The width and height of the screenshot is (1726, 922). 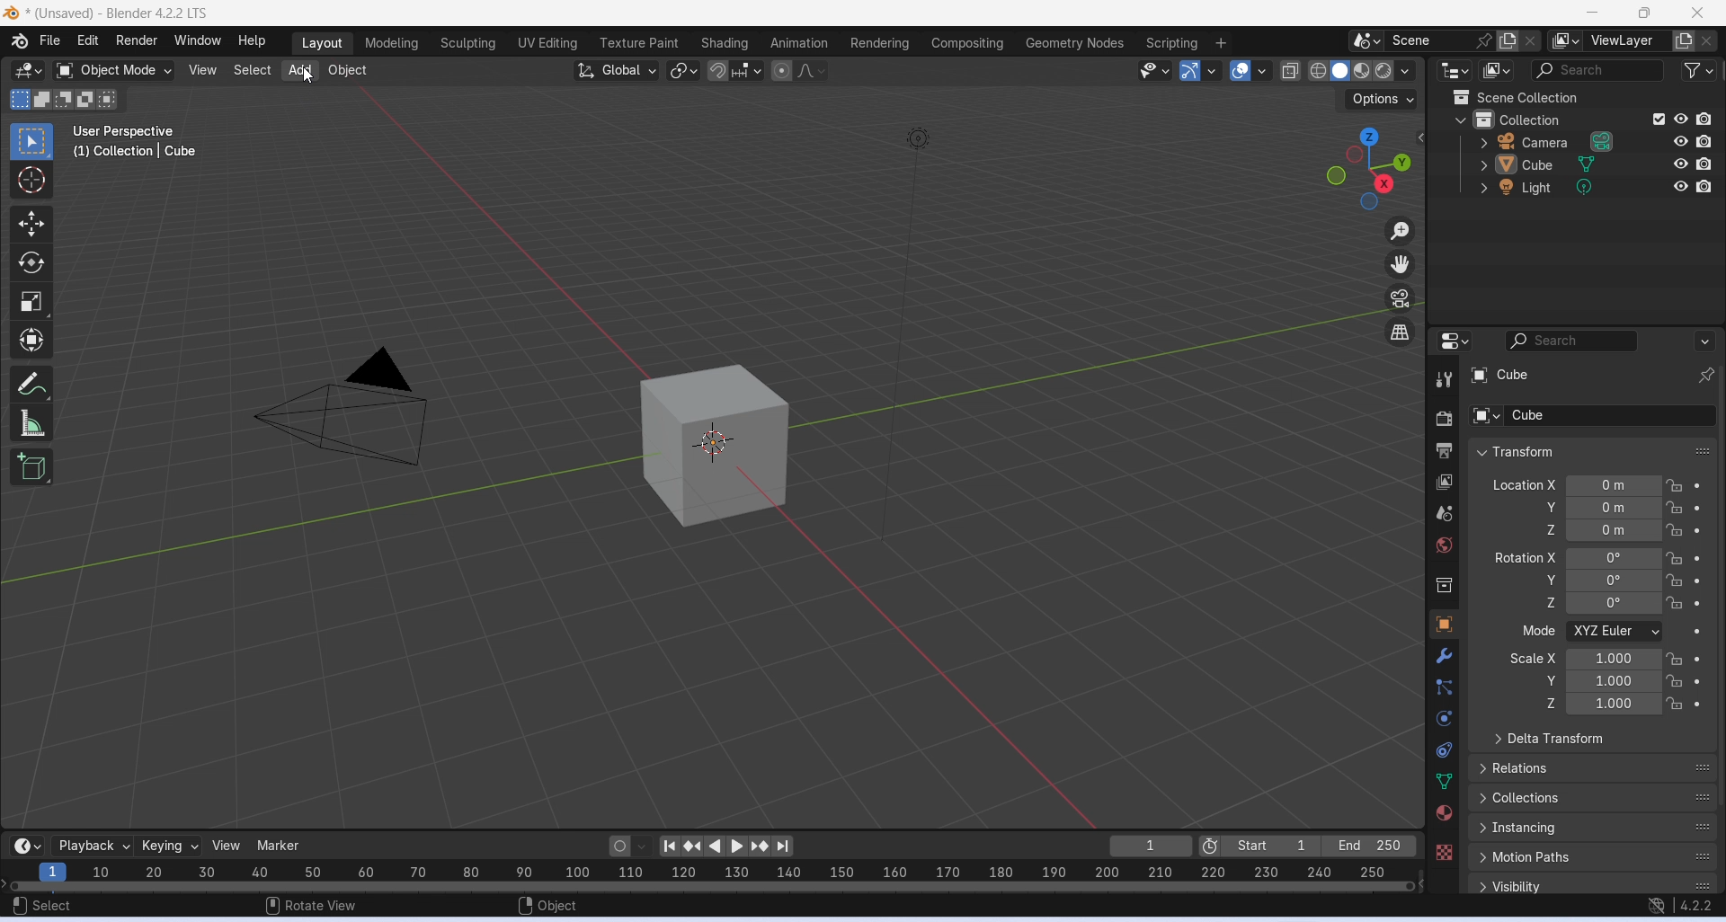 I want to click on use mouse scroll to "rotate view", so click(x=313, y=904).